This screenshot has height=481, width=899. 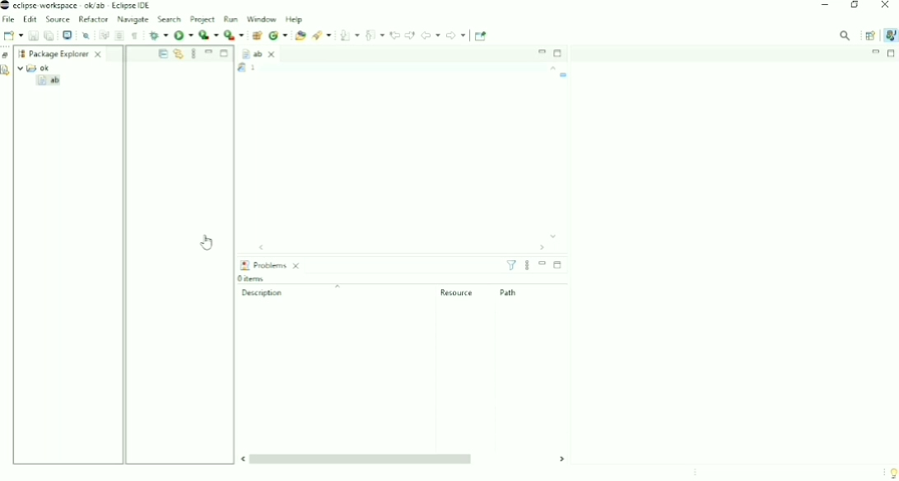 What do you see at coordinates (403, 459) in the screenshot?
I see `Horizontal scrollbar` at bounding box center [403, 459].